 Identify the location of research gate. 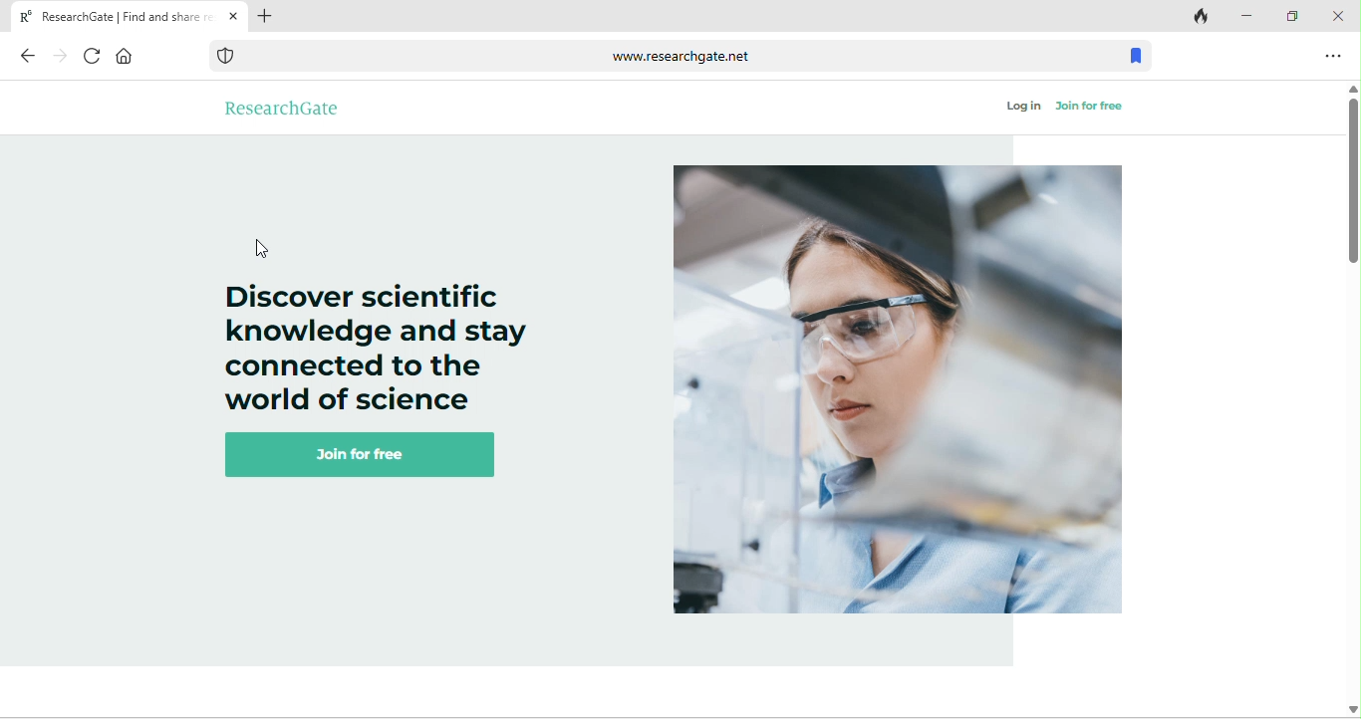
(276, 110).